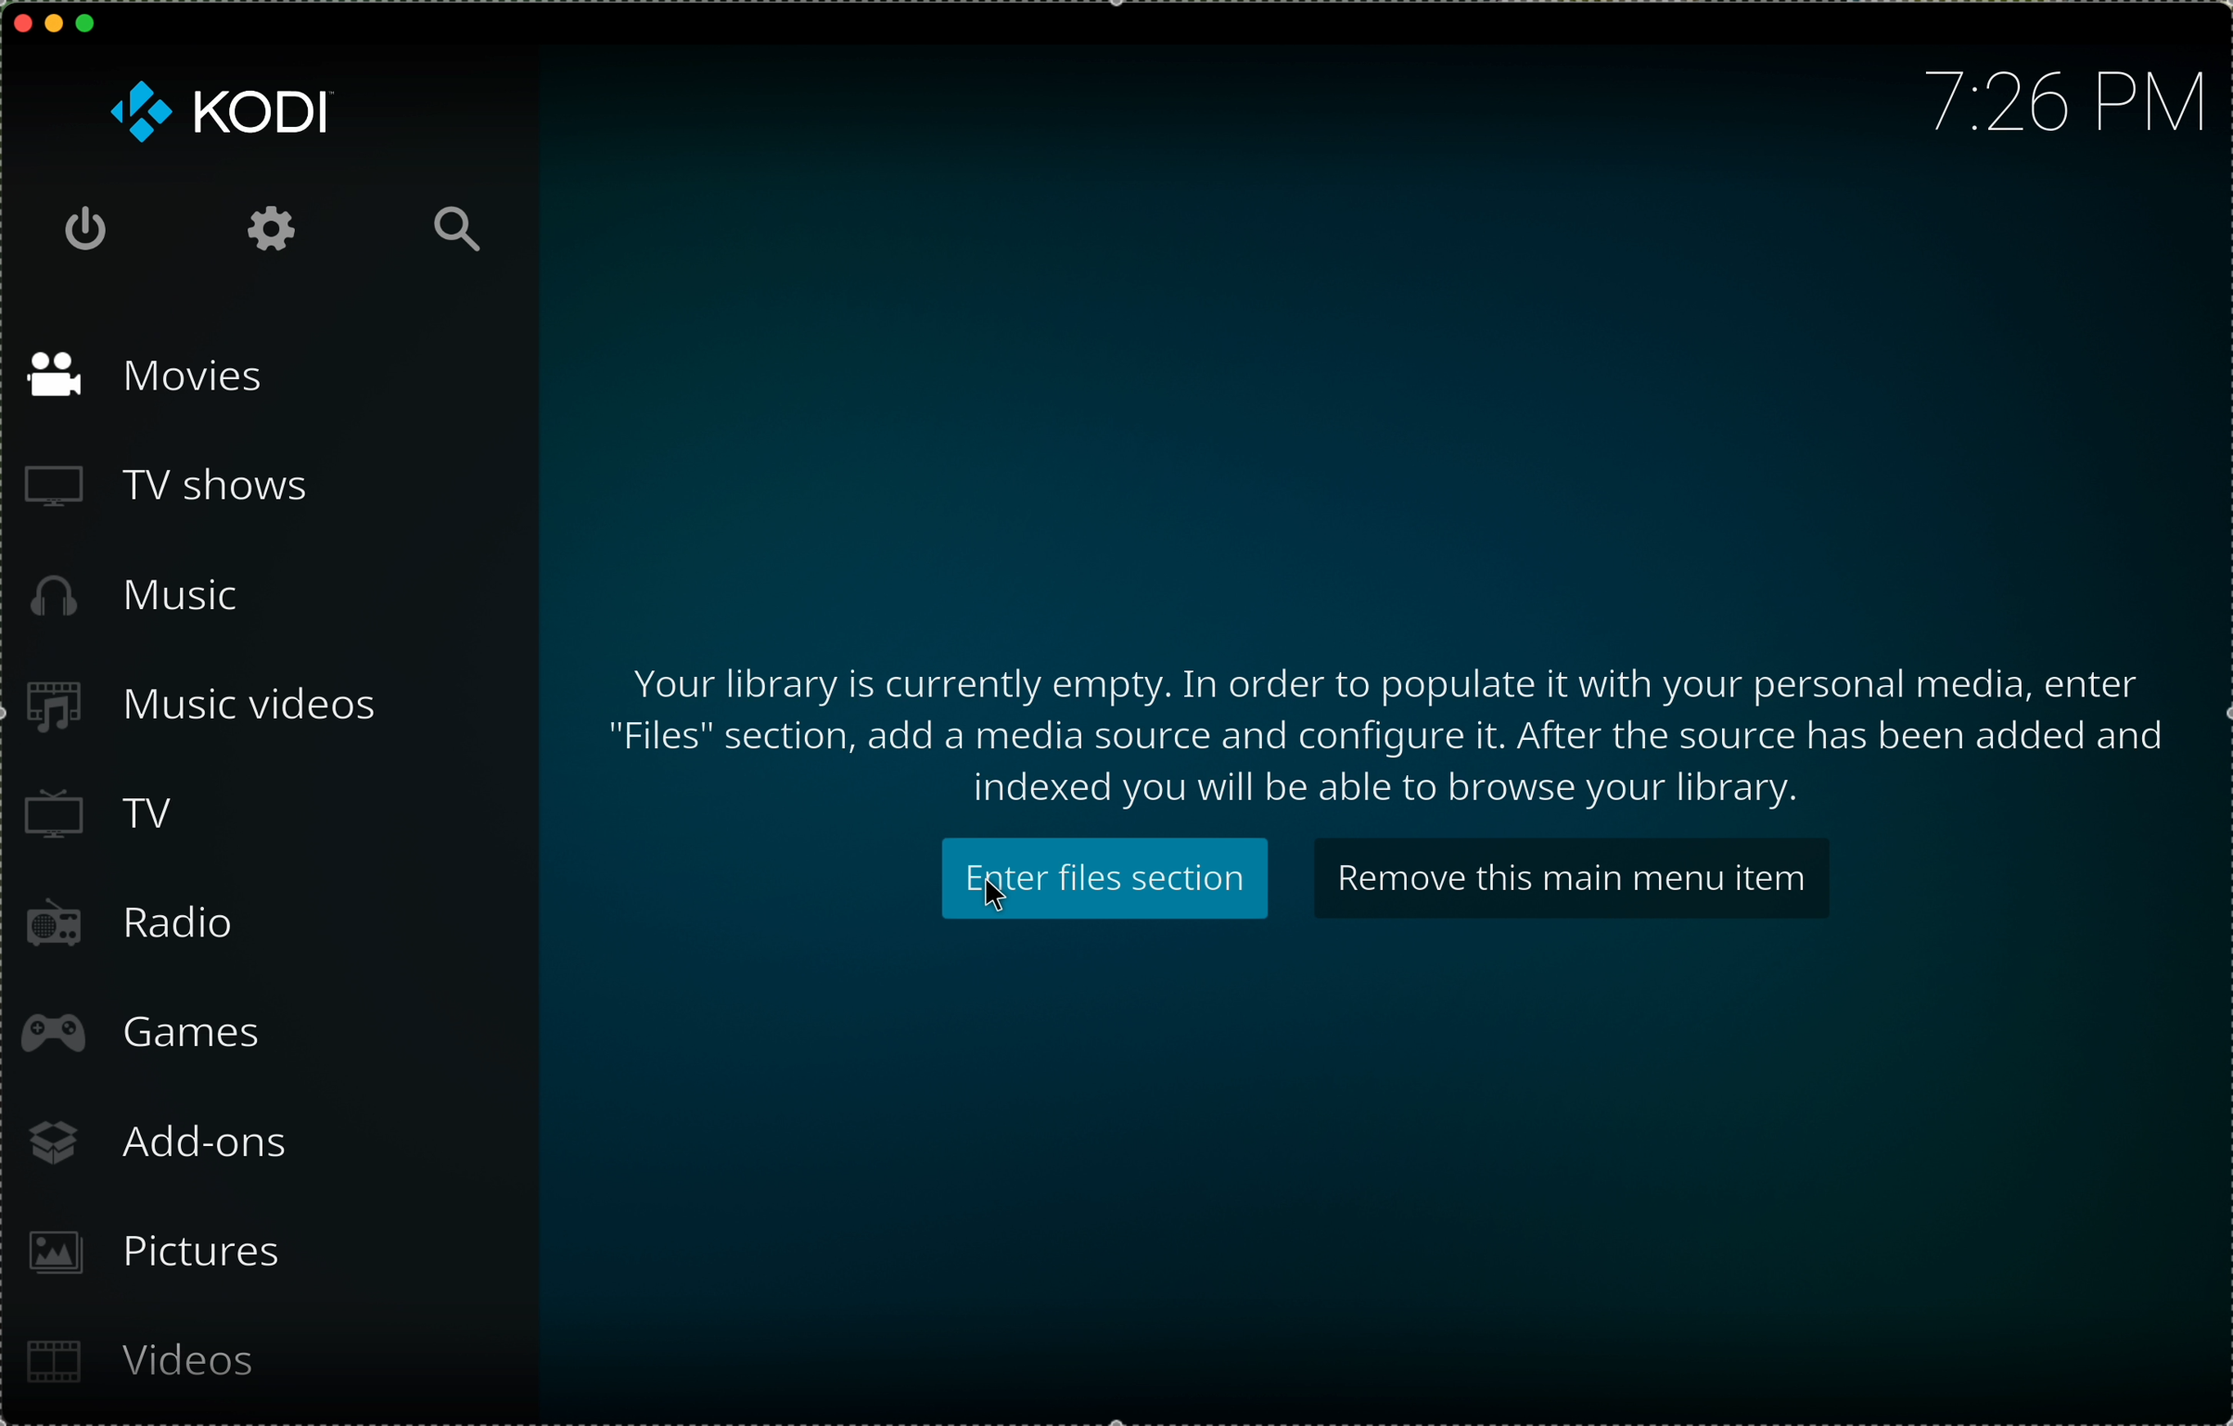  What do you see at coordinates (158, 1145) in the screenshot?
I see `add-ons option` at bounding box center [158, 1145].